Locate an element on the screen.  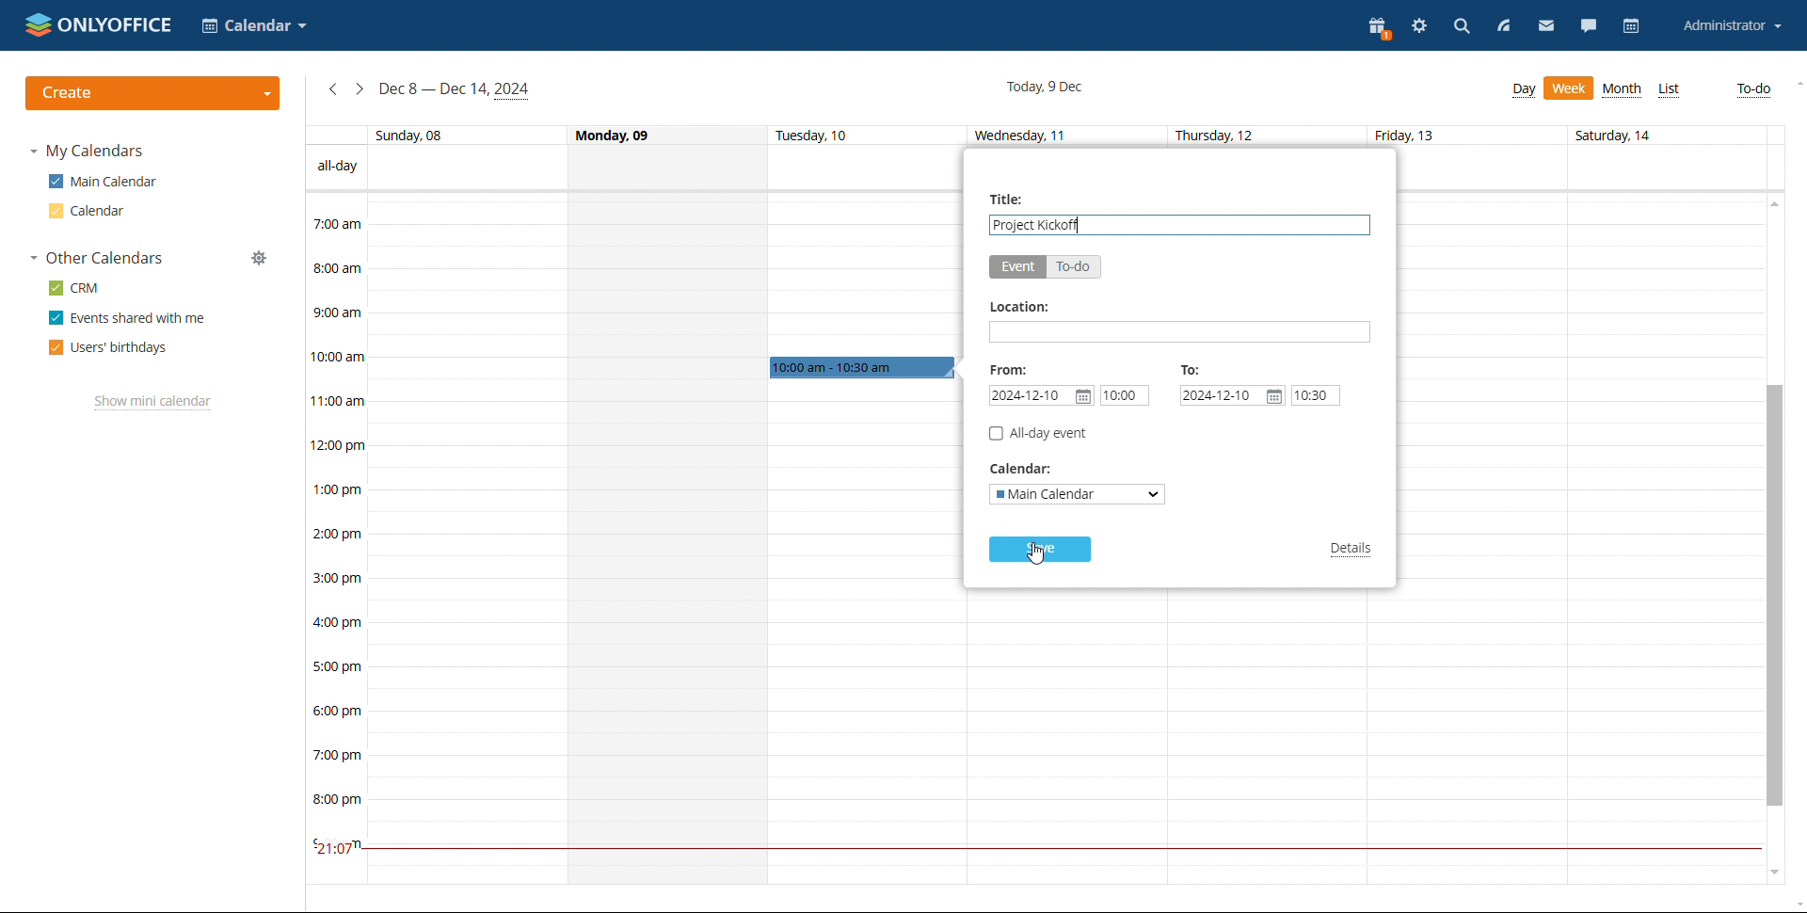
present is located at coordinates (1381, 29).